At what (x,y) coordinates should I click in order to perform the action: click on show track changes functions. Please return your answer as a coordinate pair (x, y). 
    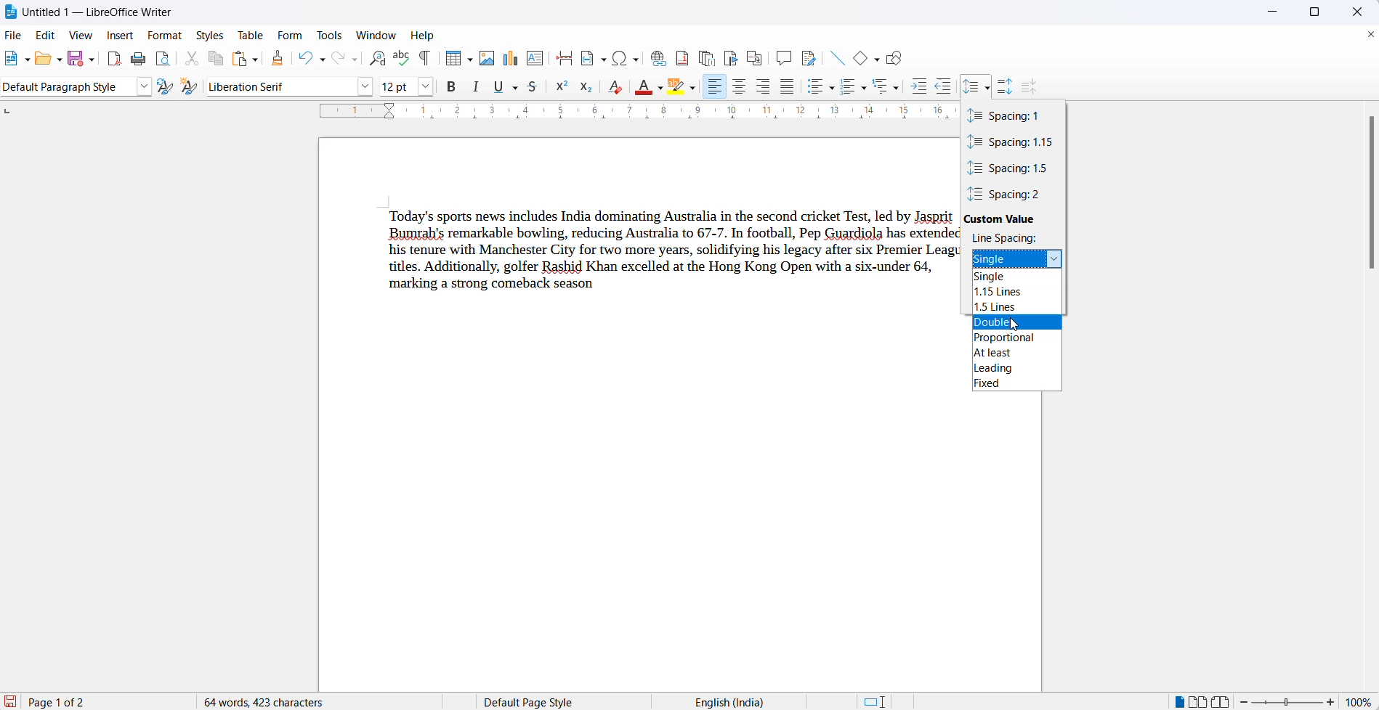
    Looking at the image, I should click on (809, 57).